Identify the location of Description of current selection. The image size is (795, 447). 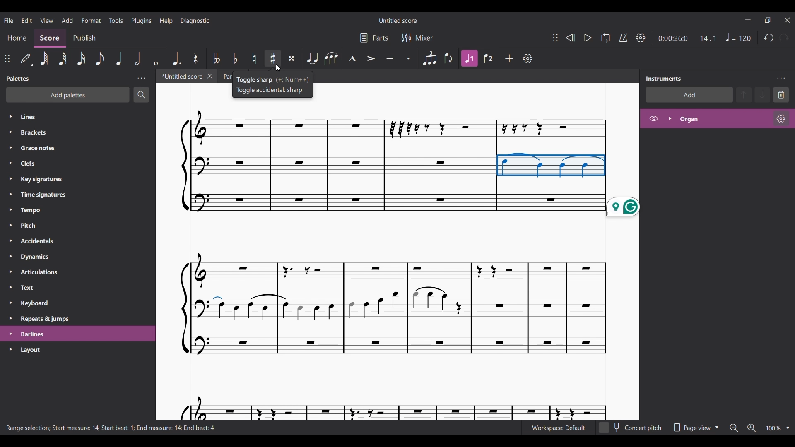
(111, 427).